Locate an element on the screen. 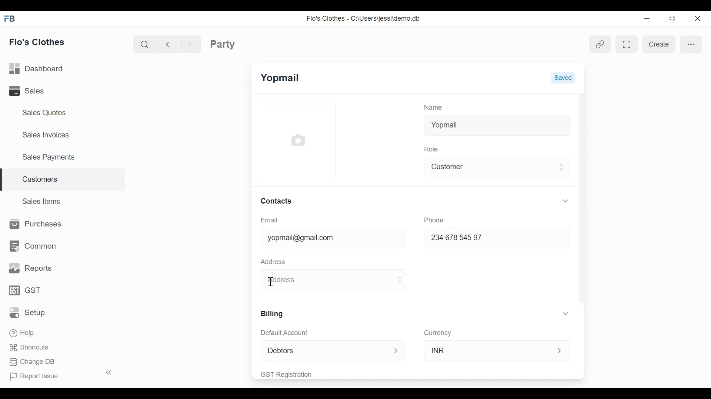  Currency is located at coordinates (439, 332).